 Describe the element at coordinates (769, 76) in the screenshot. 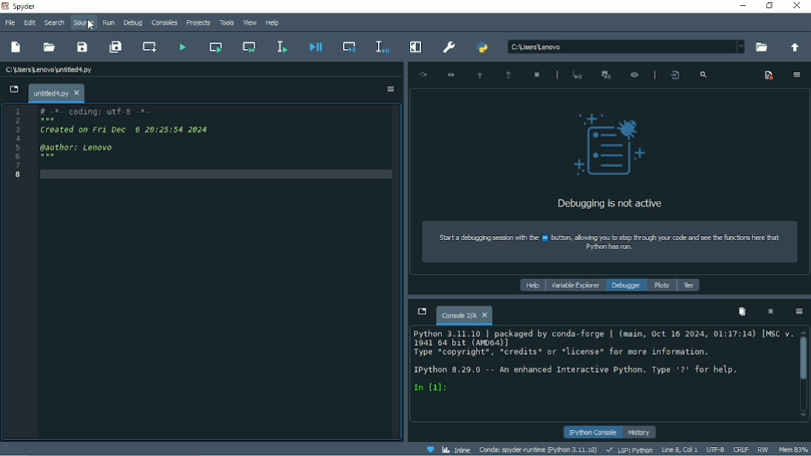

I see `Show breakpoints` at that location.